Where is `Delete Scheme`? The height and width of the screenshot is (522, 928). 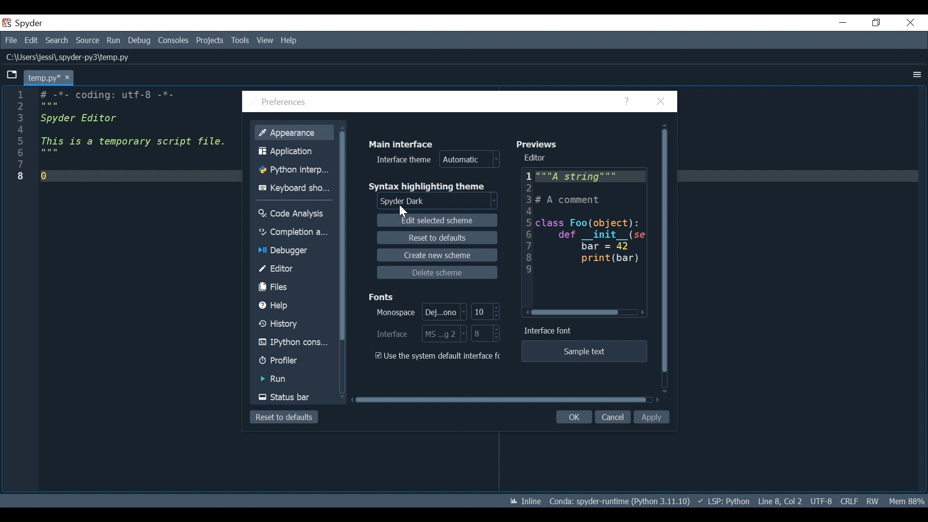
Delete Scheme is located at coordinates (438, 273).